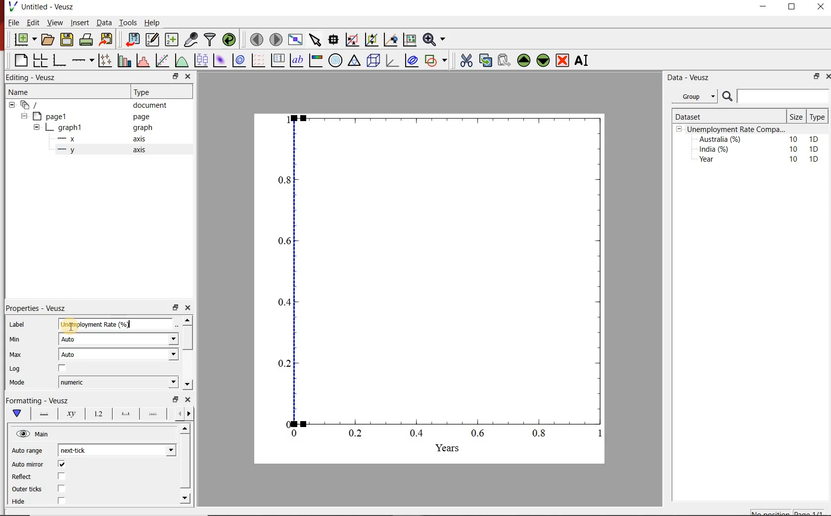 This screenshot has height=516, width=831. What do you see at coordinates (24, 116) in the screenshot?
I see `collapse` at bounding box center [24, 116].